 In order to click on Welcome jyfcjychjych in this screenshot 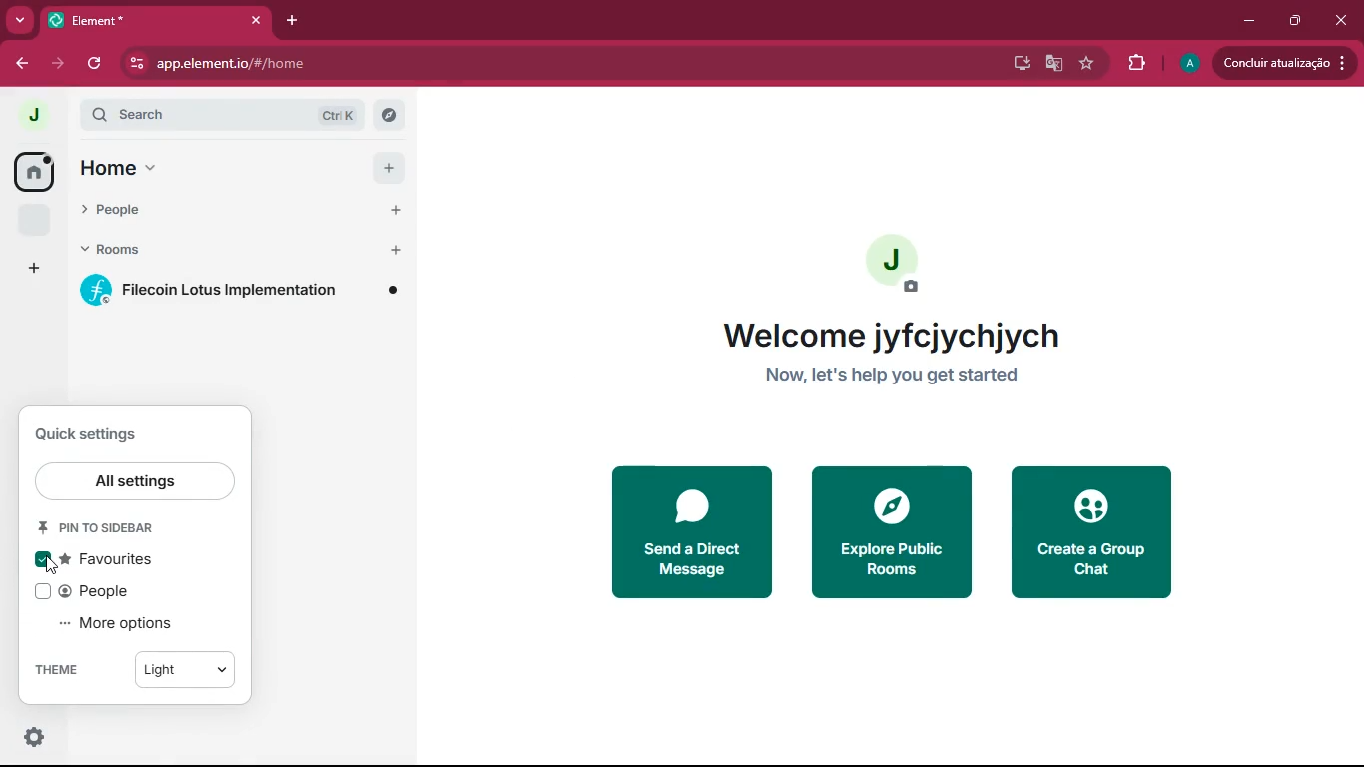, I will do `click(892, 335)`.